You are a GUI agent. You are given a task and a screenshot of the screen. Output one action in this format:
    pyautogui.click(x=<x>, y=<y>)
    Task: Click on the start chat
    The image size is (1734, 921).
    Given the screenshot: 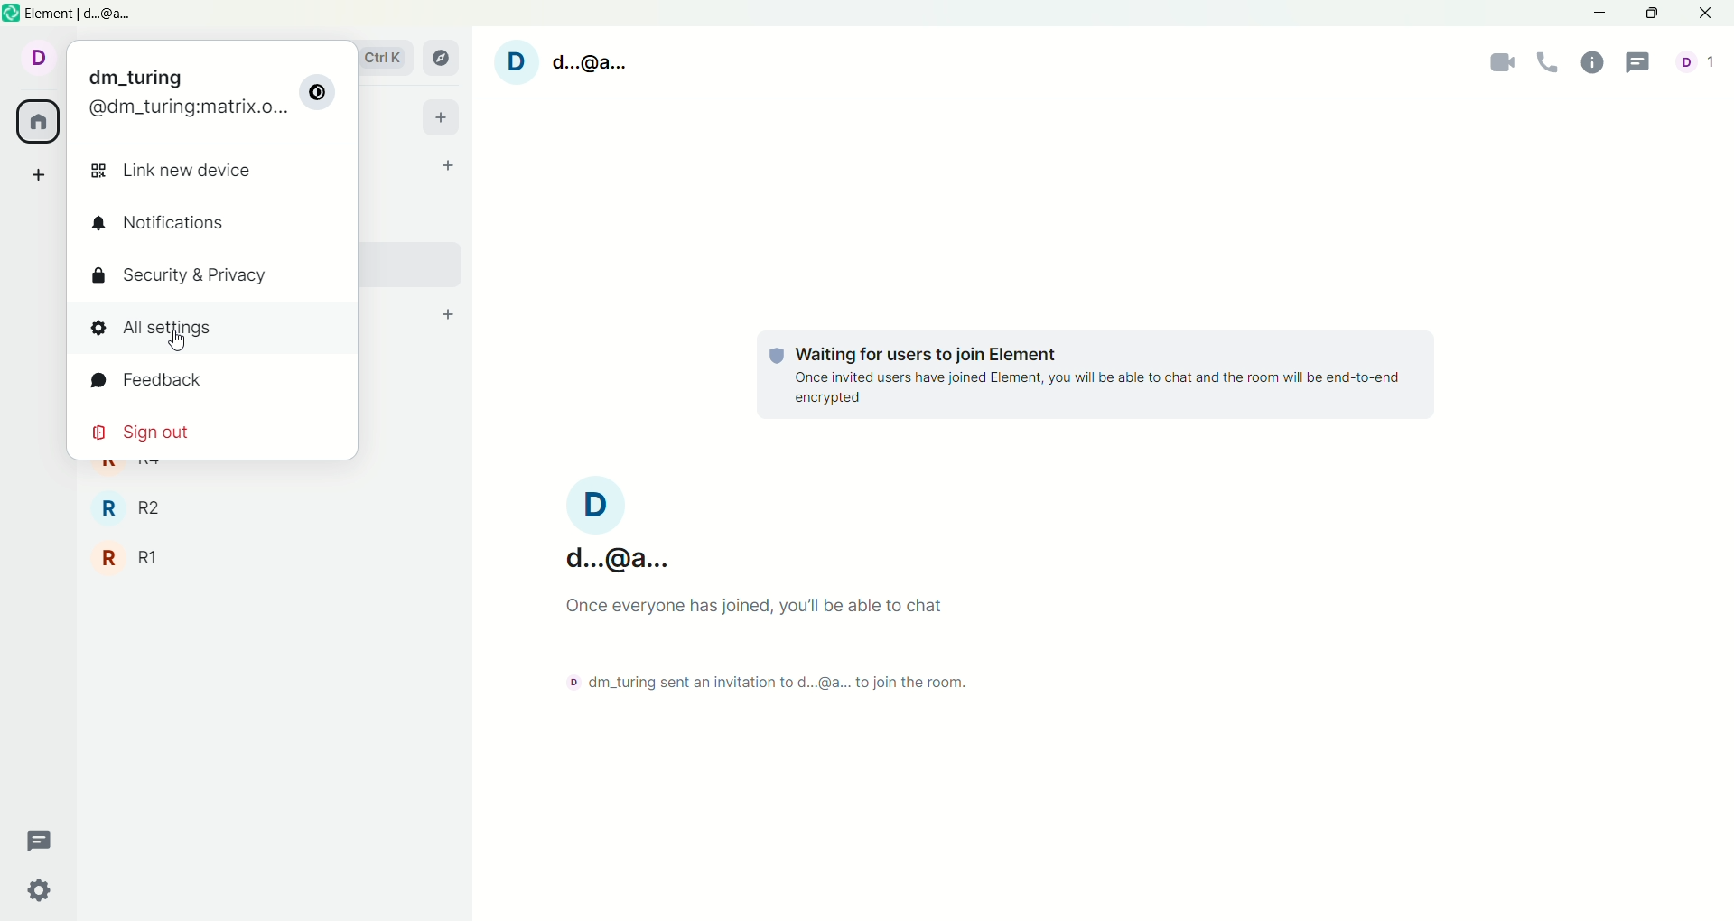 What is the action you would take?
    pyautogui.click(x=452, y=166)
    